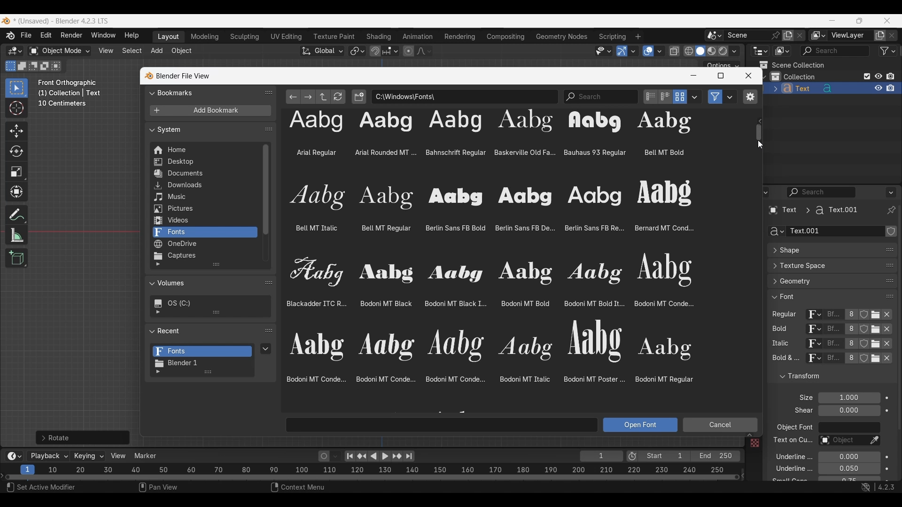 Image resolution: width=902 pixels, height=507 pixels. Describe the element at coordinates (168, 37) in the screenshot. I see `Layout workspace, current selection` at that location.